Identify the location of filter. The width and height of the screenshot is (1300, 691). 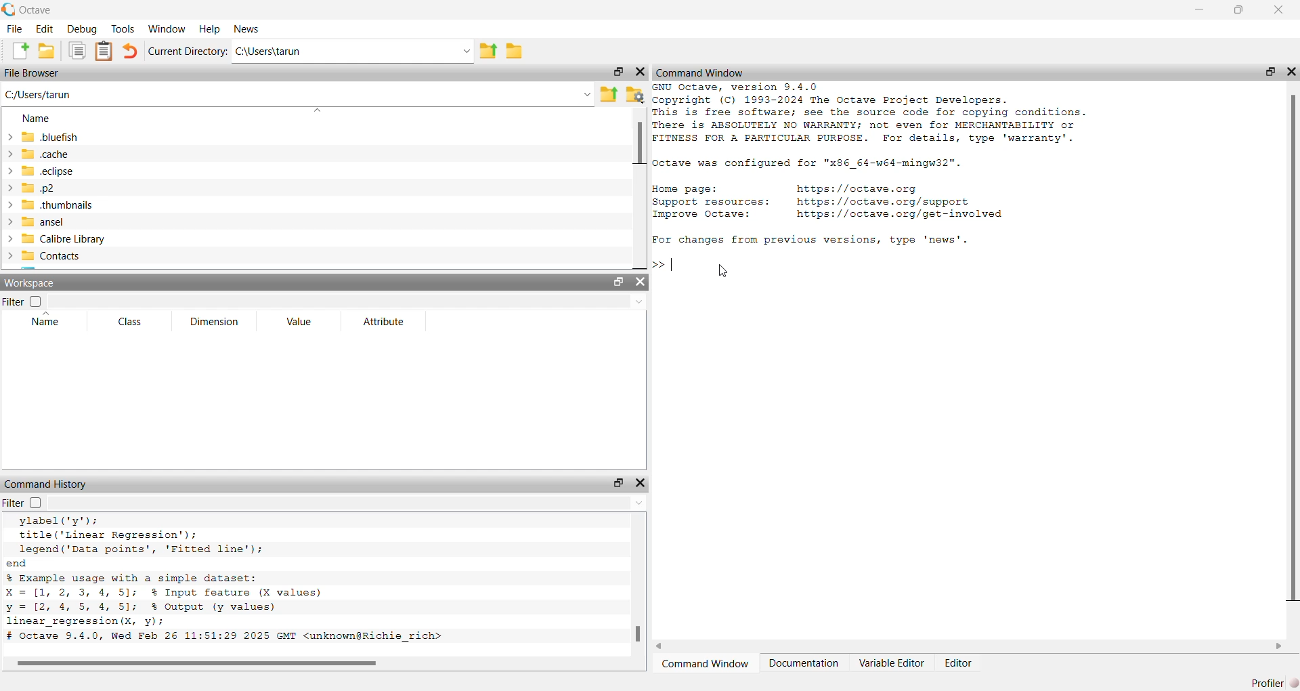
(24, 504).